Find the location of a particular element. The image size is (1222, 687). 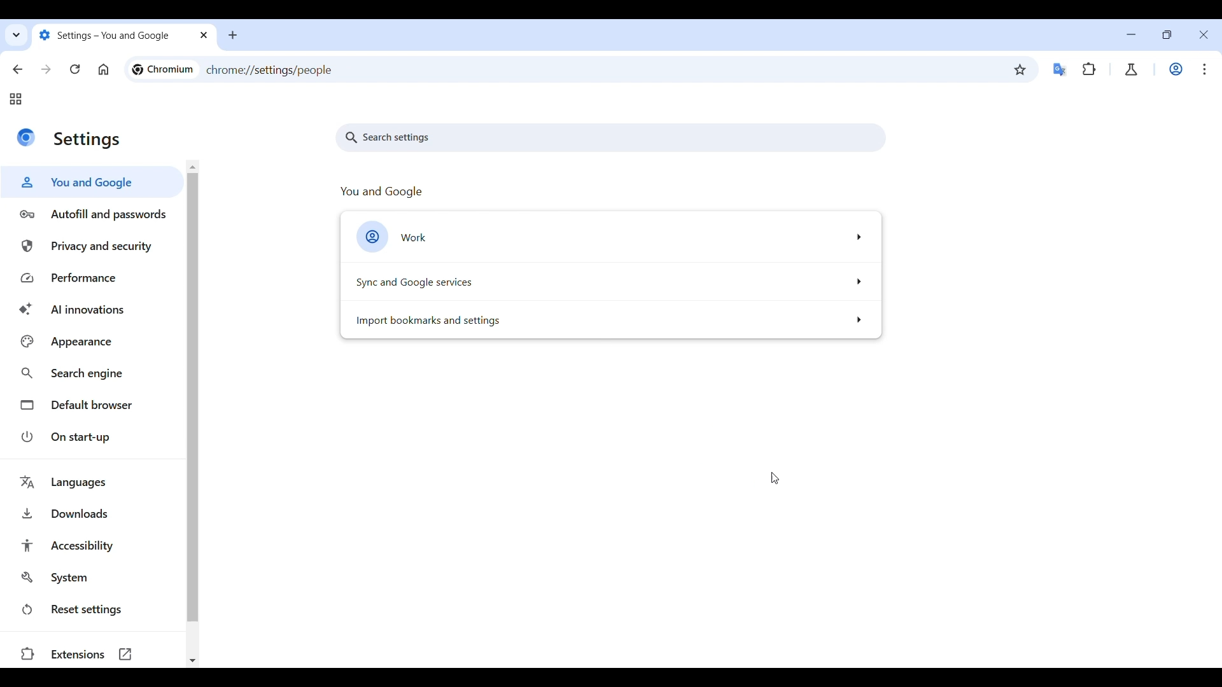

Quick slide to top is located at coordinates (192, 167).